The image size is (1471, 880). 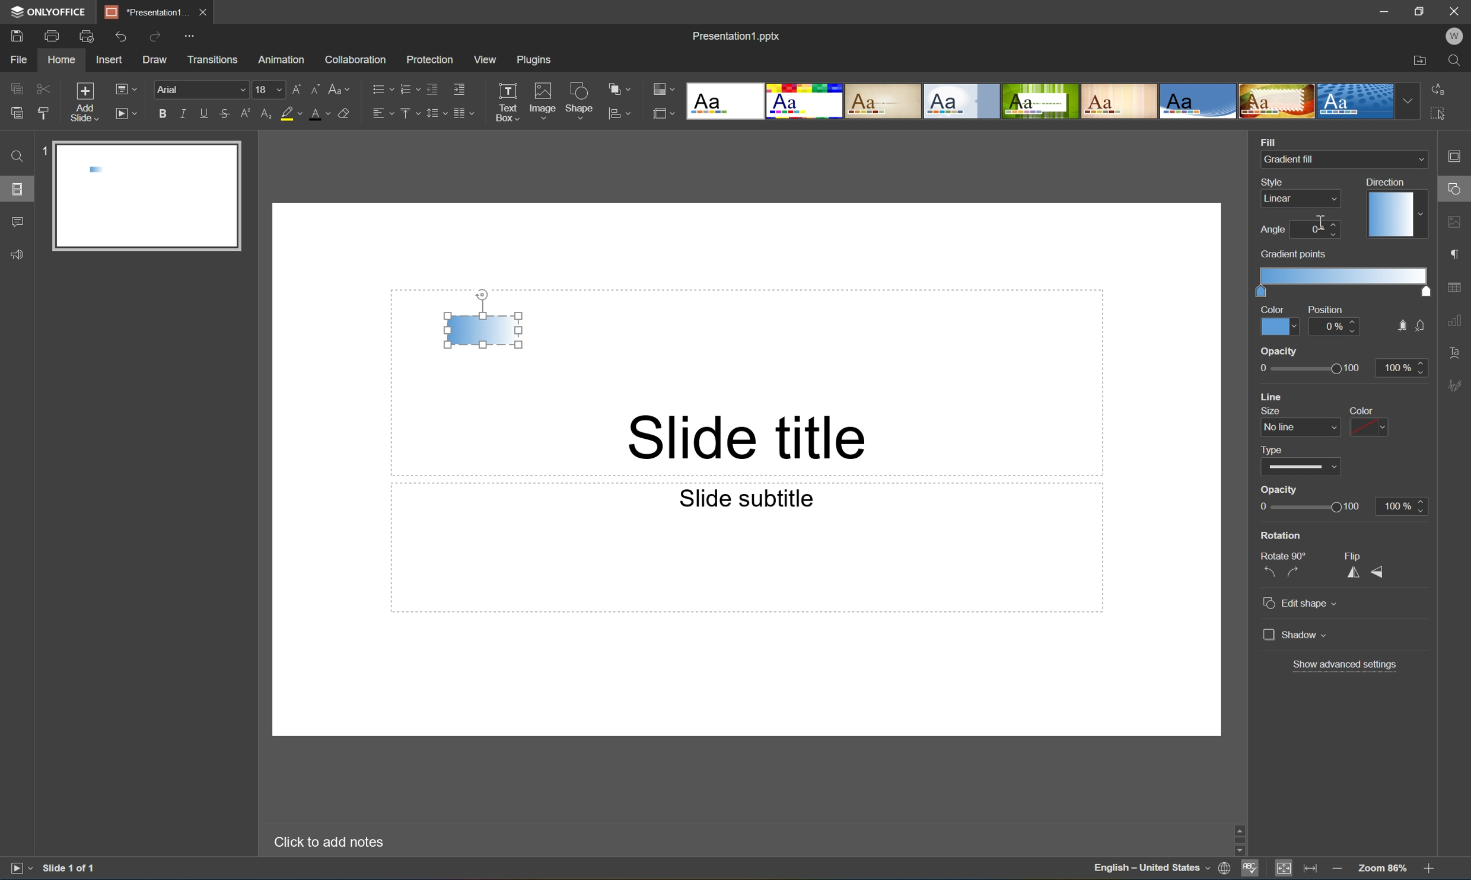 What do you see at coordinates (43, 113) in the screenshot?
I see `Copy style` at bounding box center [43, 113].